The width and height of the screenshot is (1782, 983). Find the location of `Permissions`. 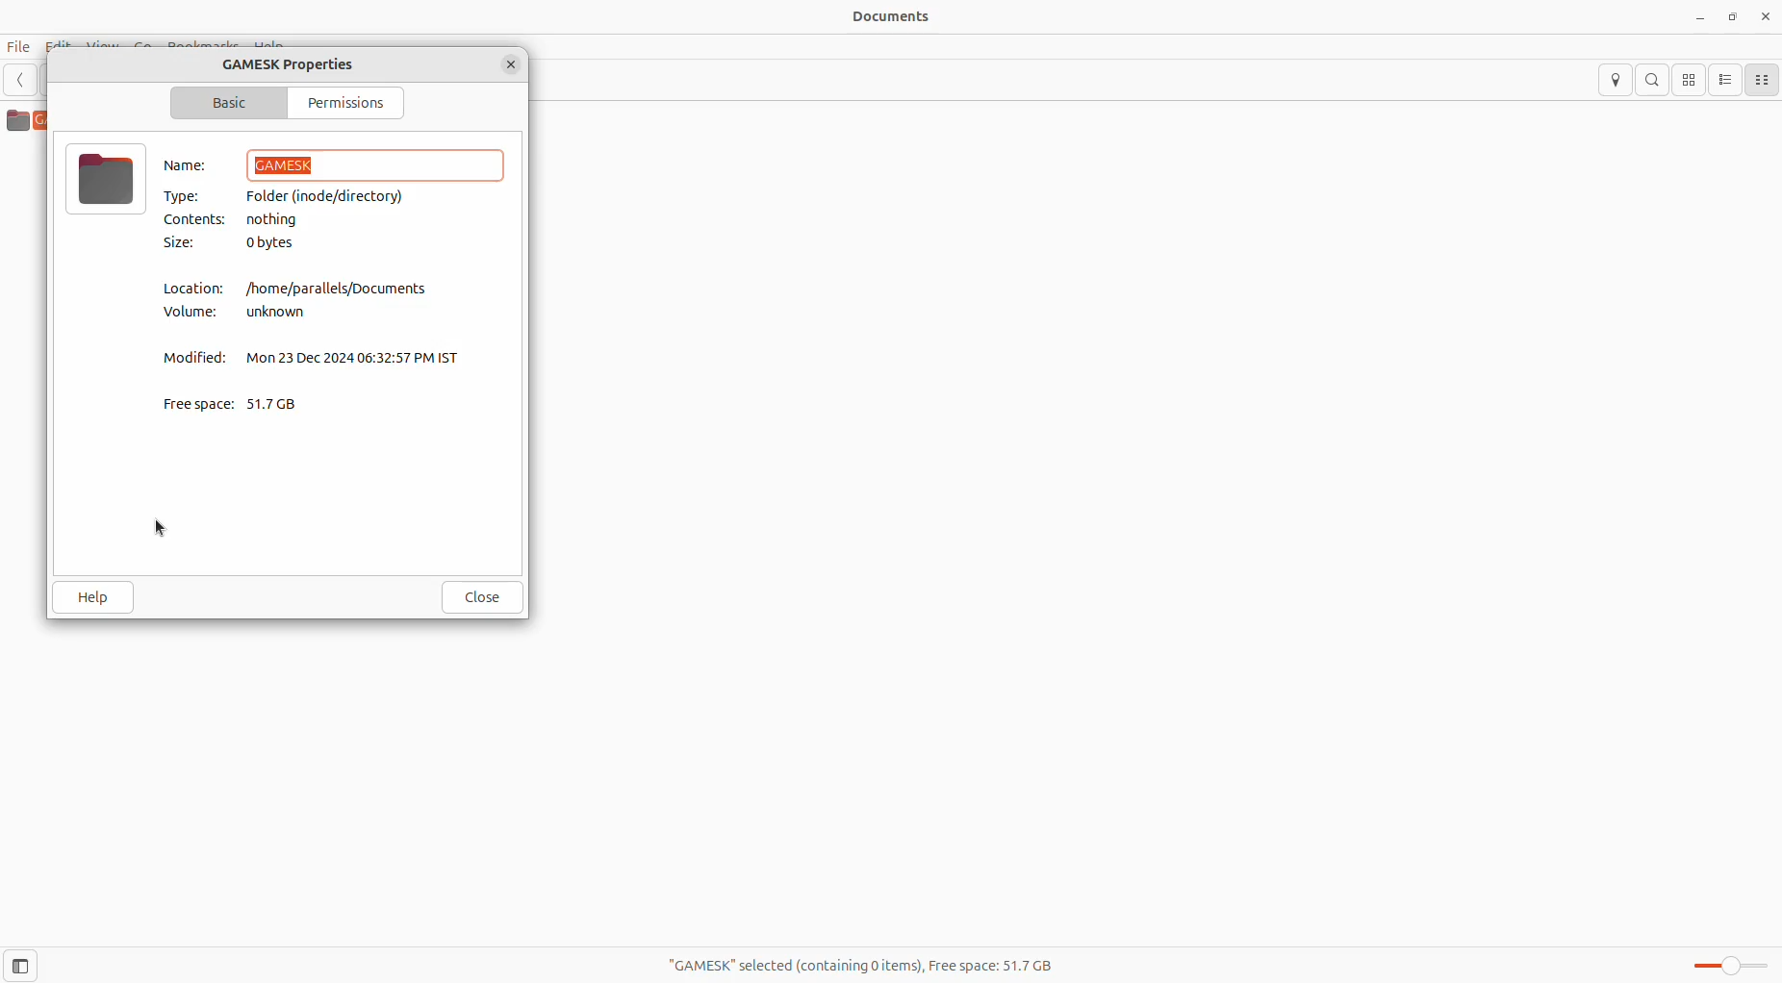

Permissions is located at coordinates (340, 103).